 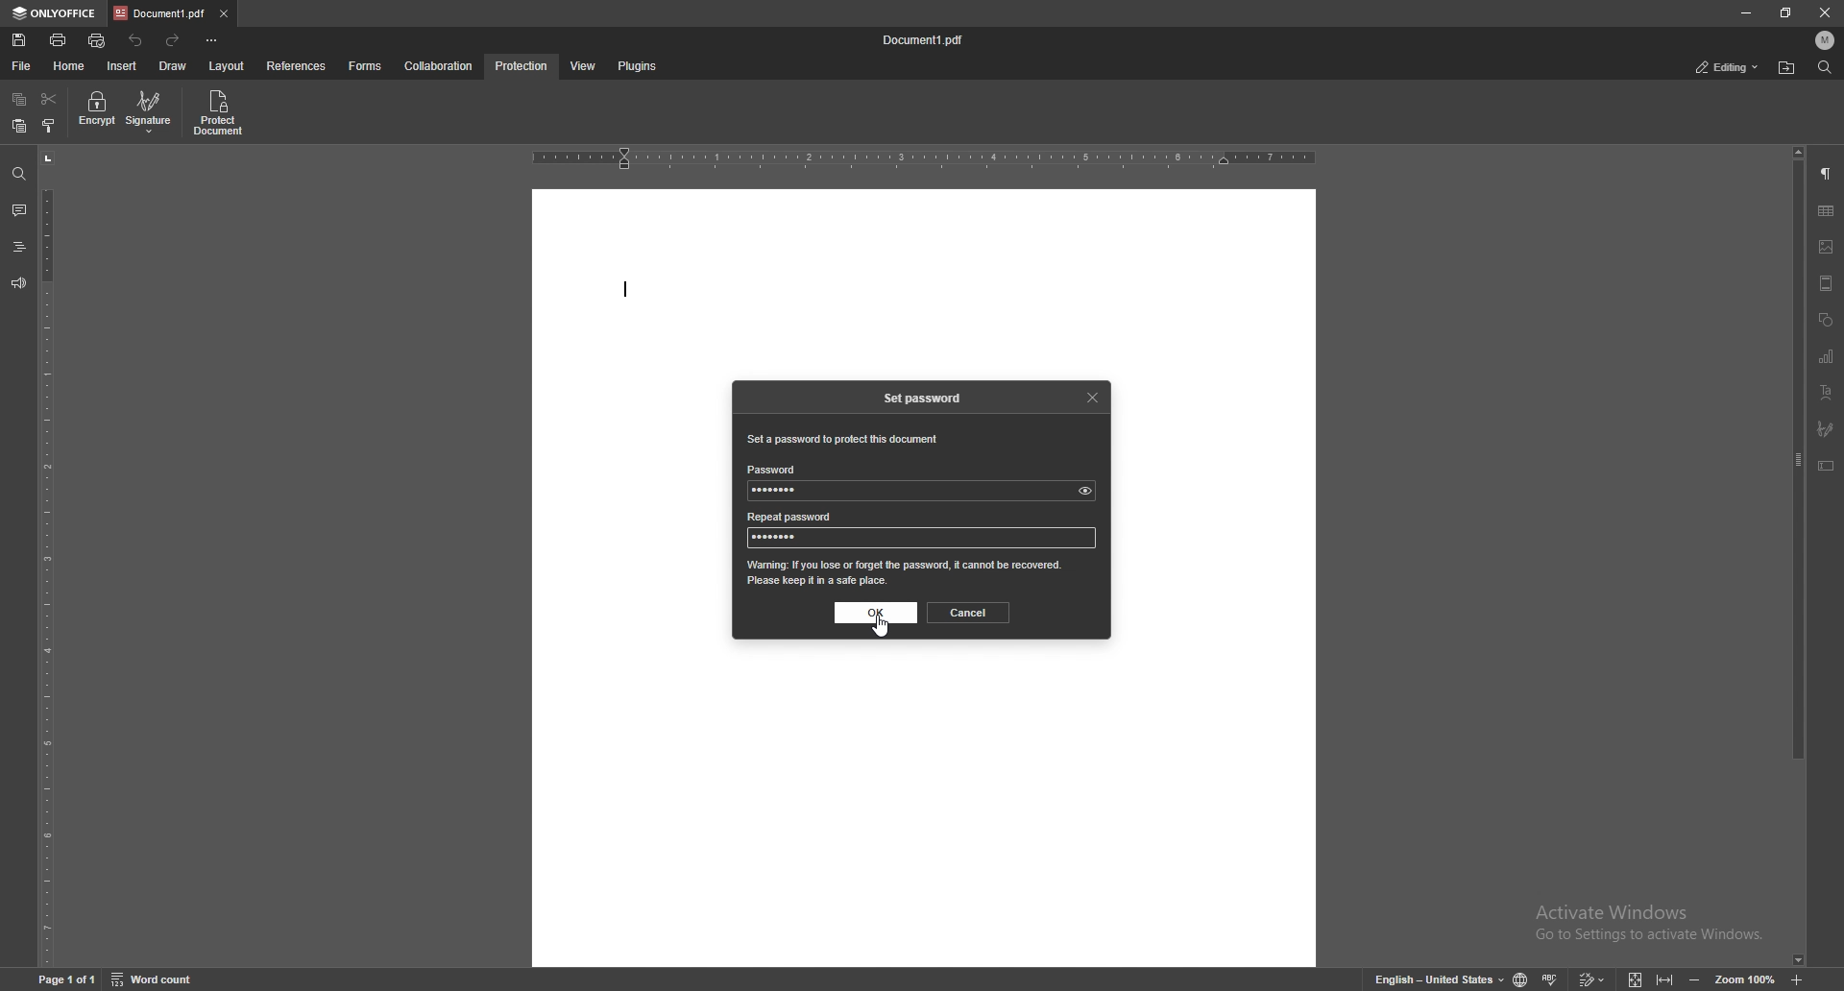 What do you see at coordinates (53, 13) in the screenshot?
I see `onlyoffice` at bounding box center [53, 13].